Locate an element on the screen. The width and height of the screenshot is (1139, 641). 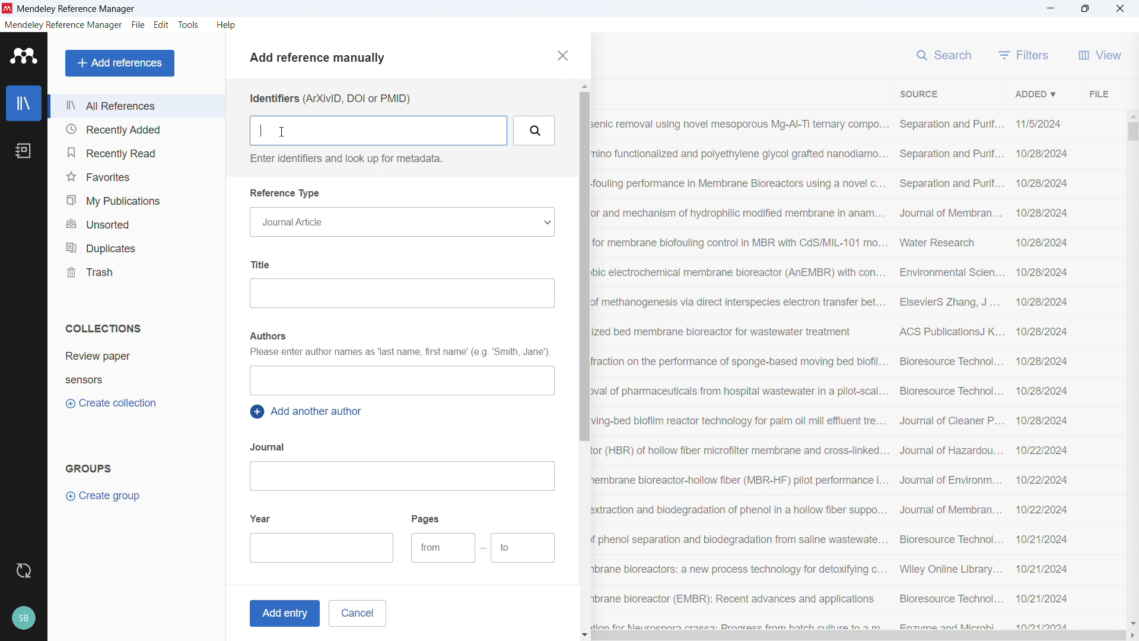
Add journal name  is located at coordinates (401, 476).